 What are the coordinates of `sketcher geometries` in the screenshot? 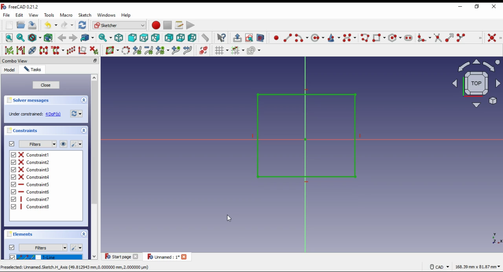 It's located at (480, 37).